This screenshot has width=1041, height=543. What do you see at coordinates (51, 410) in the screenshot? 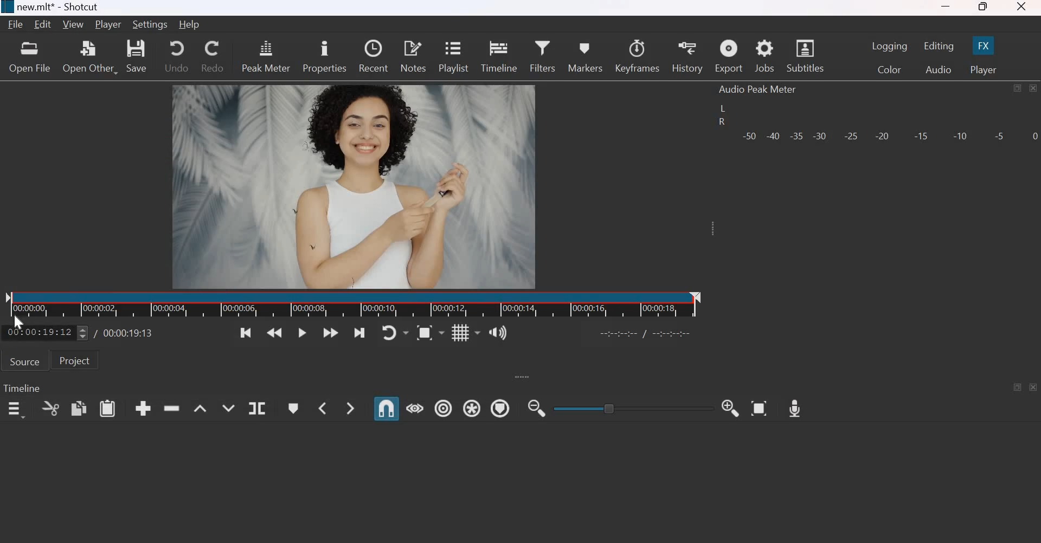
I see `cut` at bounding box center [51, 410].